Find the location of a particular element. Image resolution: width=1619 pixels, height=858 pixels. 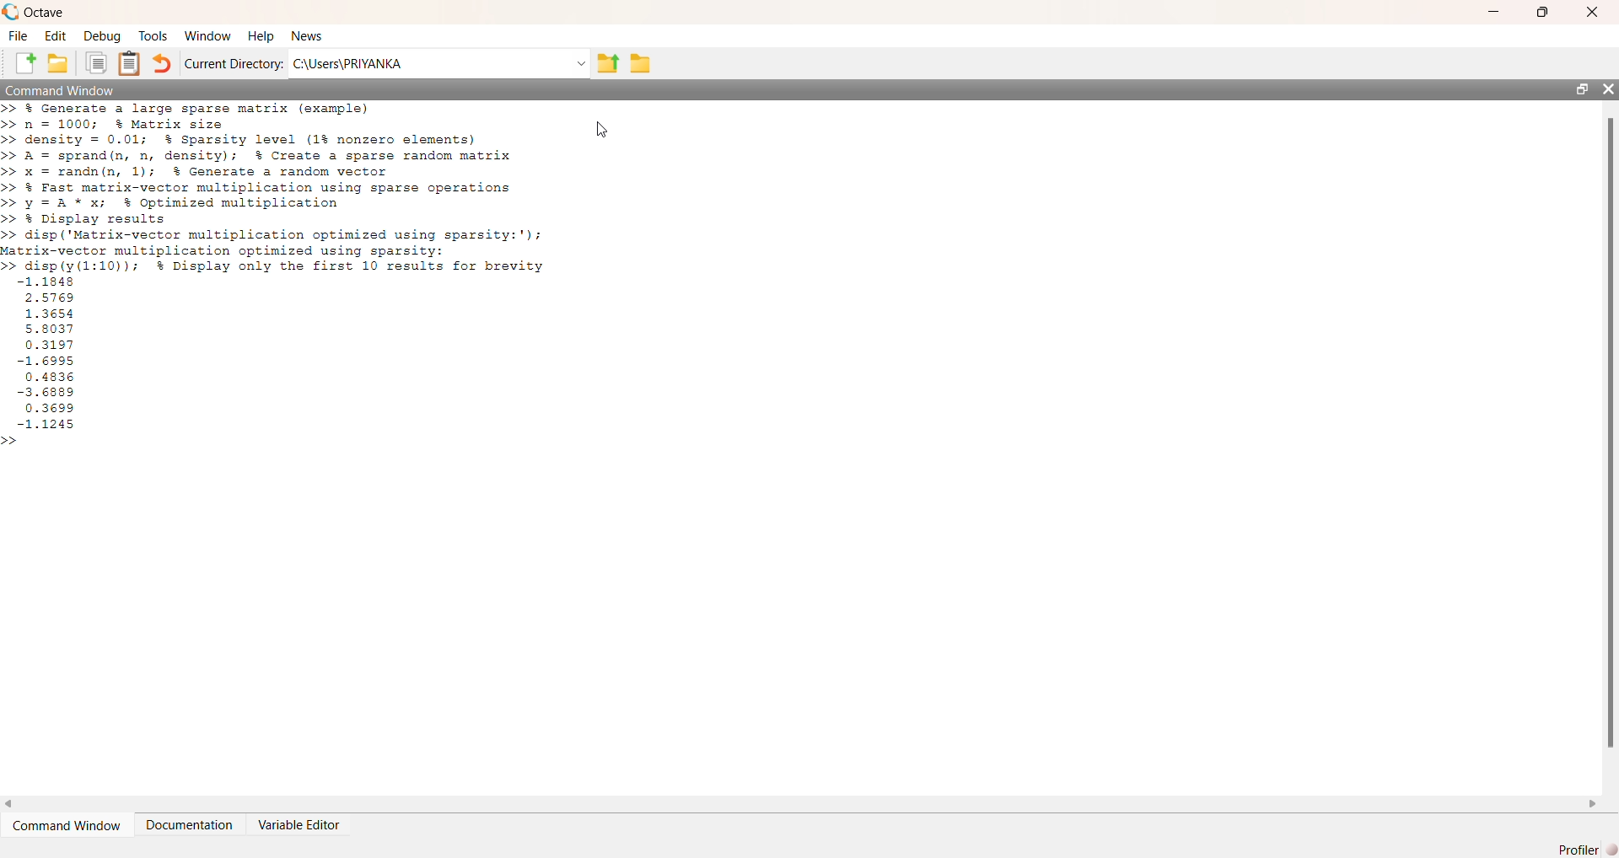

edit is located at coordinates (55, 37).